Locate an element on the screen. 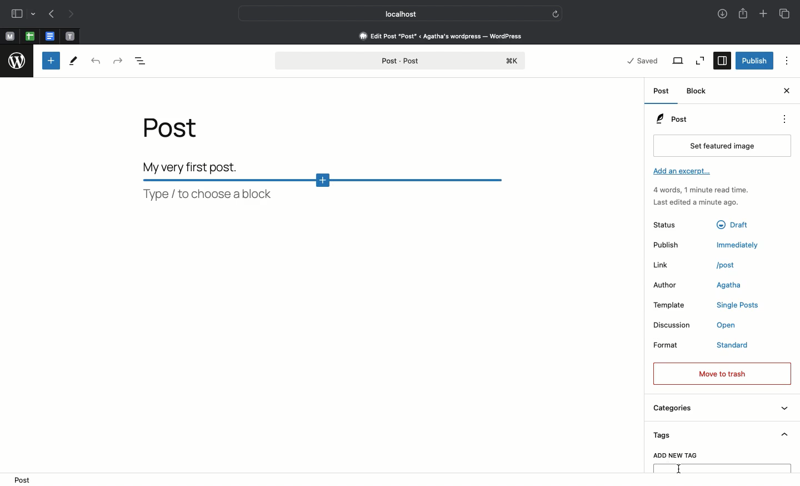 The width and height of the screenshot is (800, 486). Redo is located at coordinates (117, 59).